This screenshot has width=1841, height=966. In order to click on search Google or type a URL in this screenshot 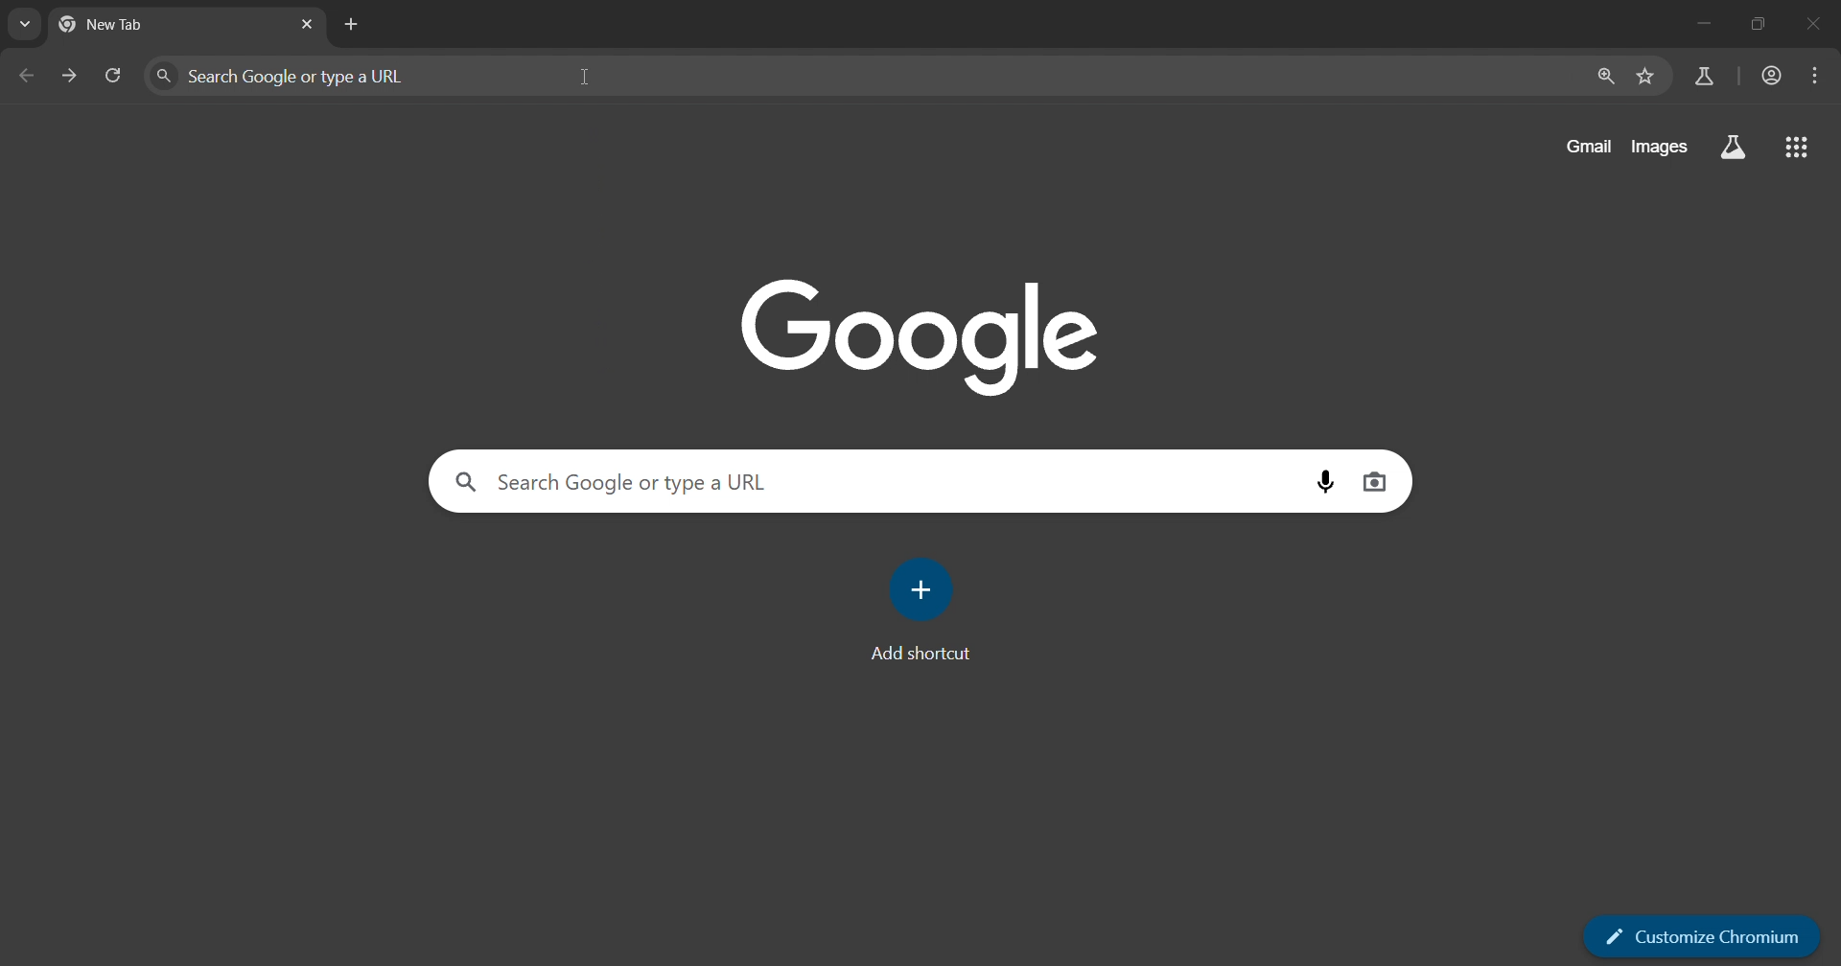, I will do `click(861, 479)`.